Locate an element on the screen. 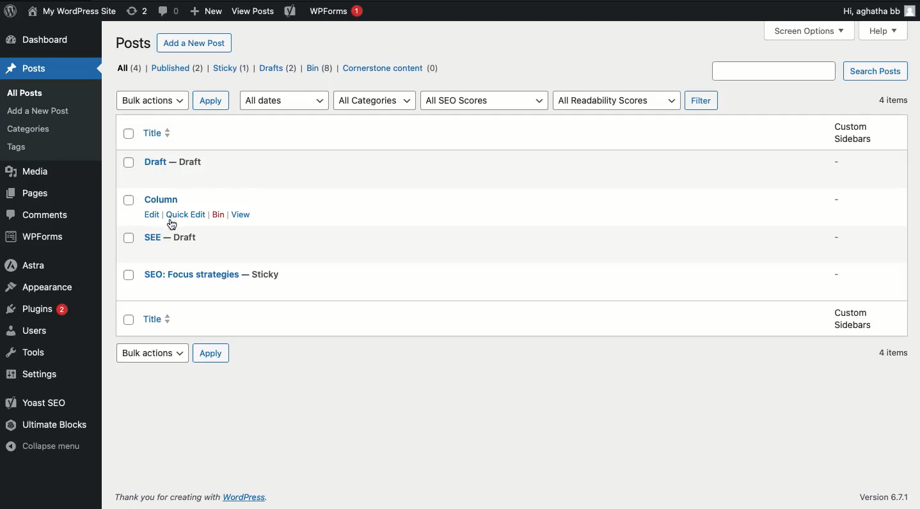 This screenshot has height=509, width=920. Astra is located at coordinates (25, 265).